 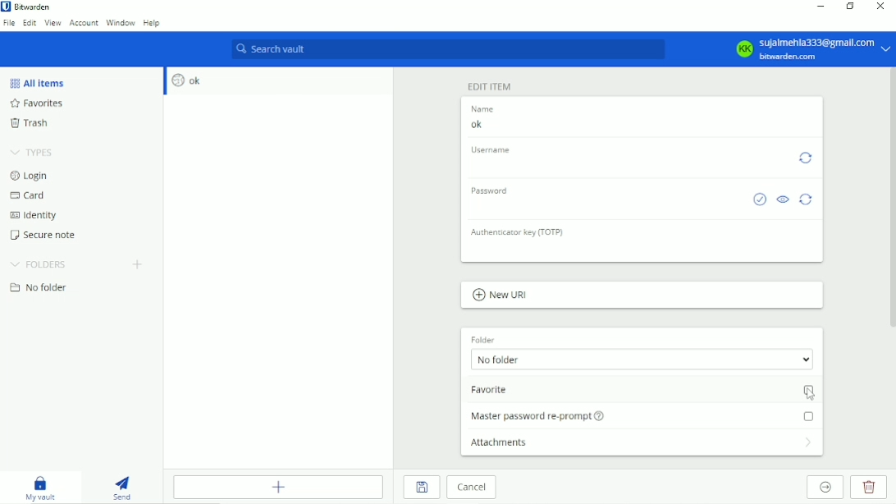 I want to click on Trash, so click(x=33, y=122).